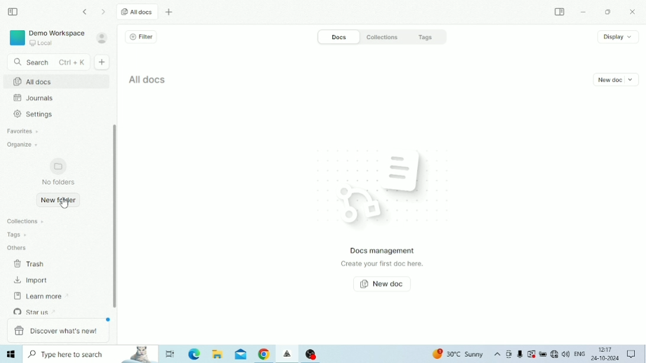 This screenshot has height=363, width=646. Describe the element at coordinates (37, 312) in the screenshot. I see `Star us` at that location.